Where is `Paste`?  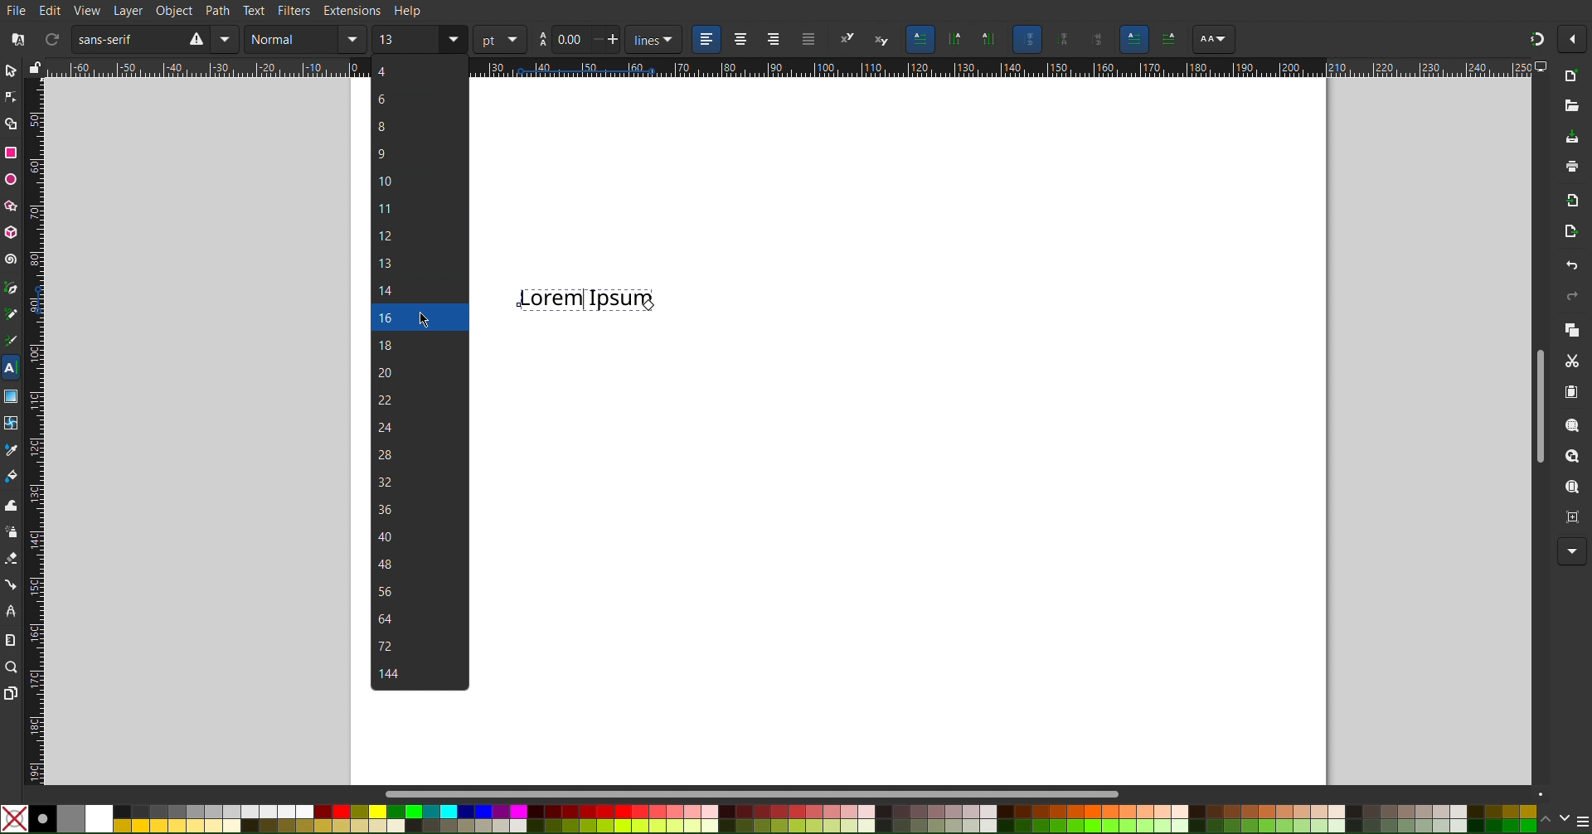
Paste is located at coordinates (1571, 390).